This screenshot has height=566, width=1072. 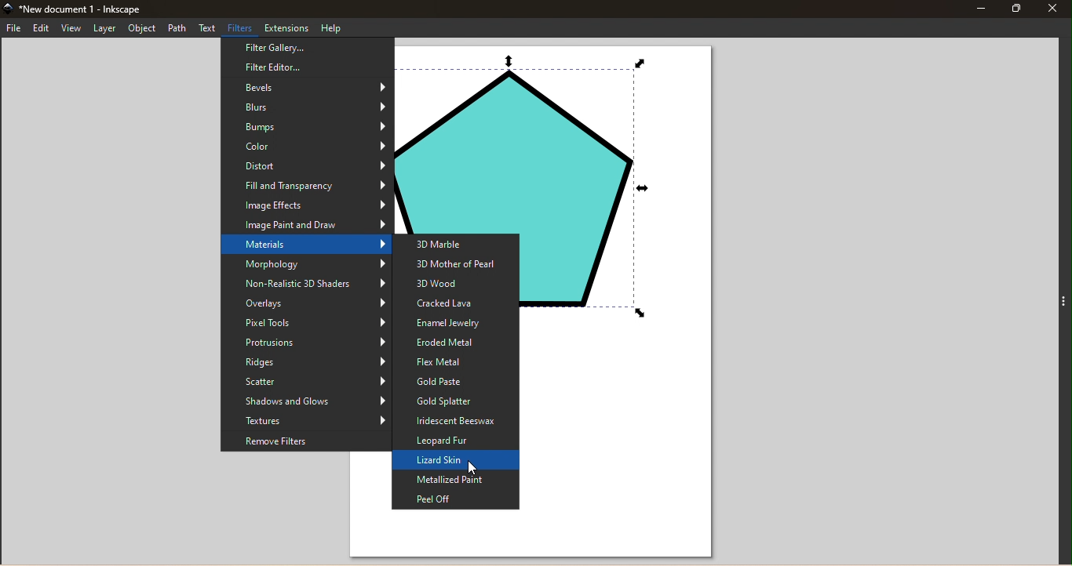 I want to click on Iridescent Beeswax, so click(x=456, y=422).